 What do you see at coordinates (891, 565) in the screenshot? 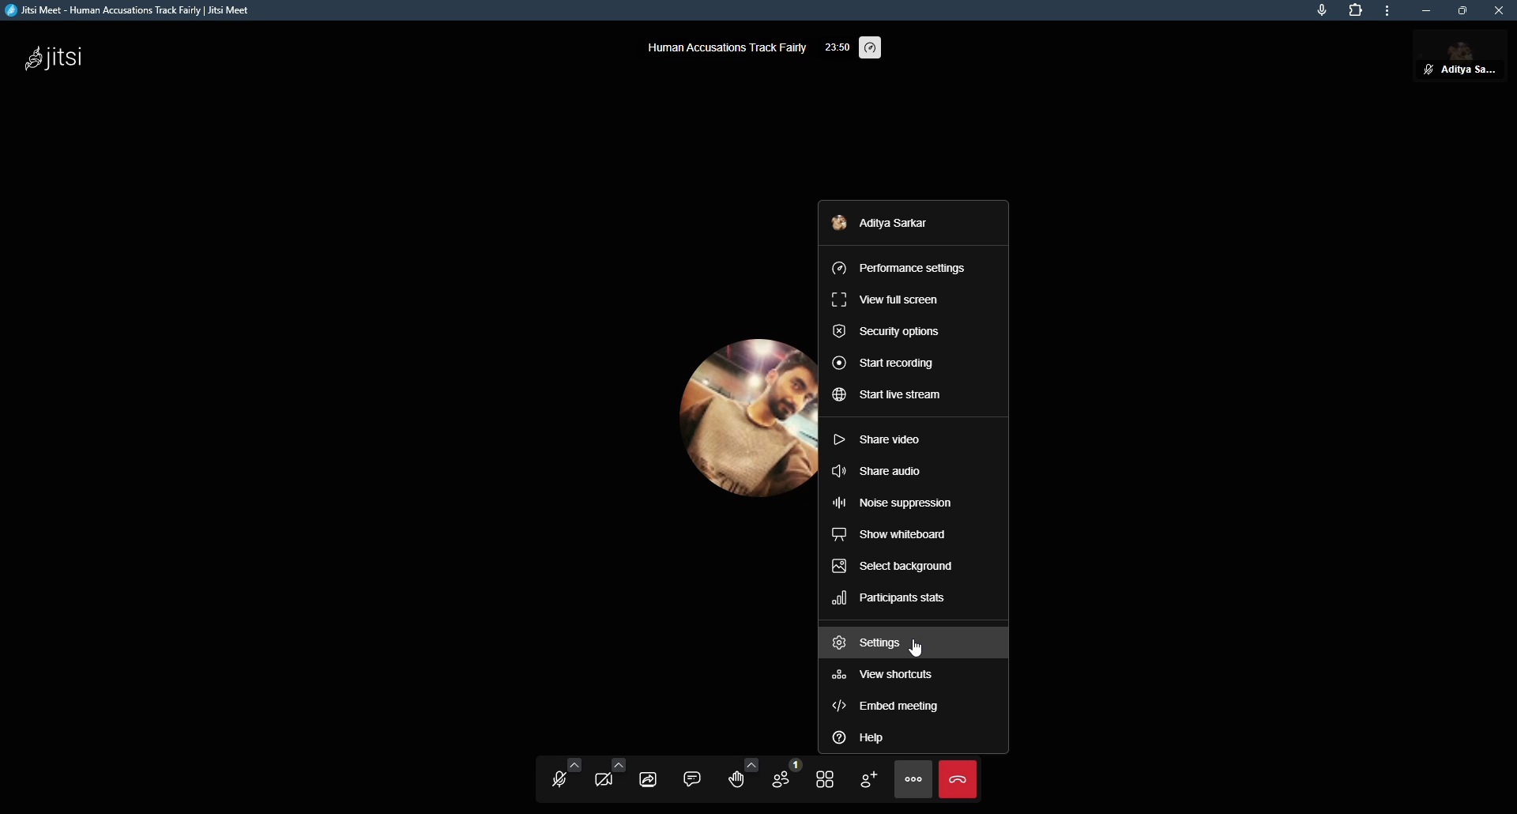
I see `select background` at bounding box center [891, 565].